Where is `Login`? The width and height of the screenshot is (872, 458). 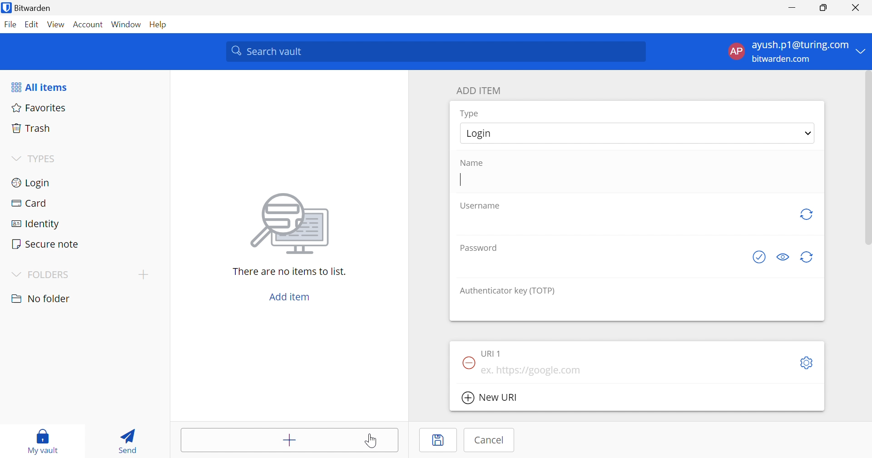 Login is located at coordinates (478, 134).